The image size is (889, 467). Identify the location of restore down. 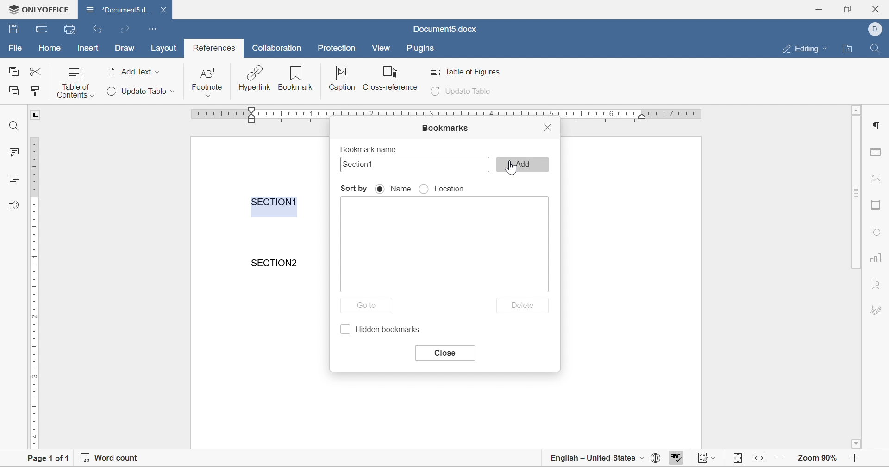
(846, 8).